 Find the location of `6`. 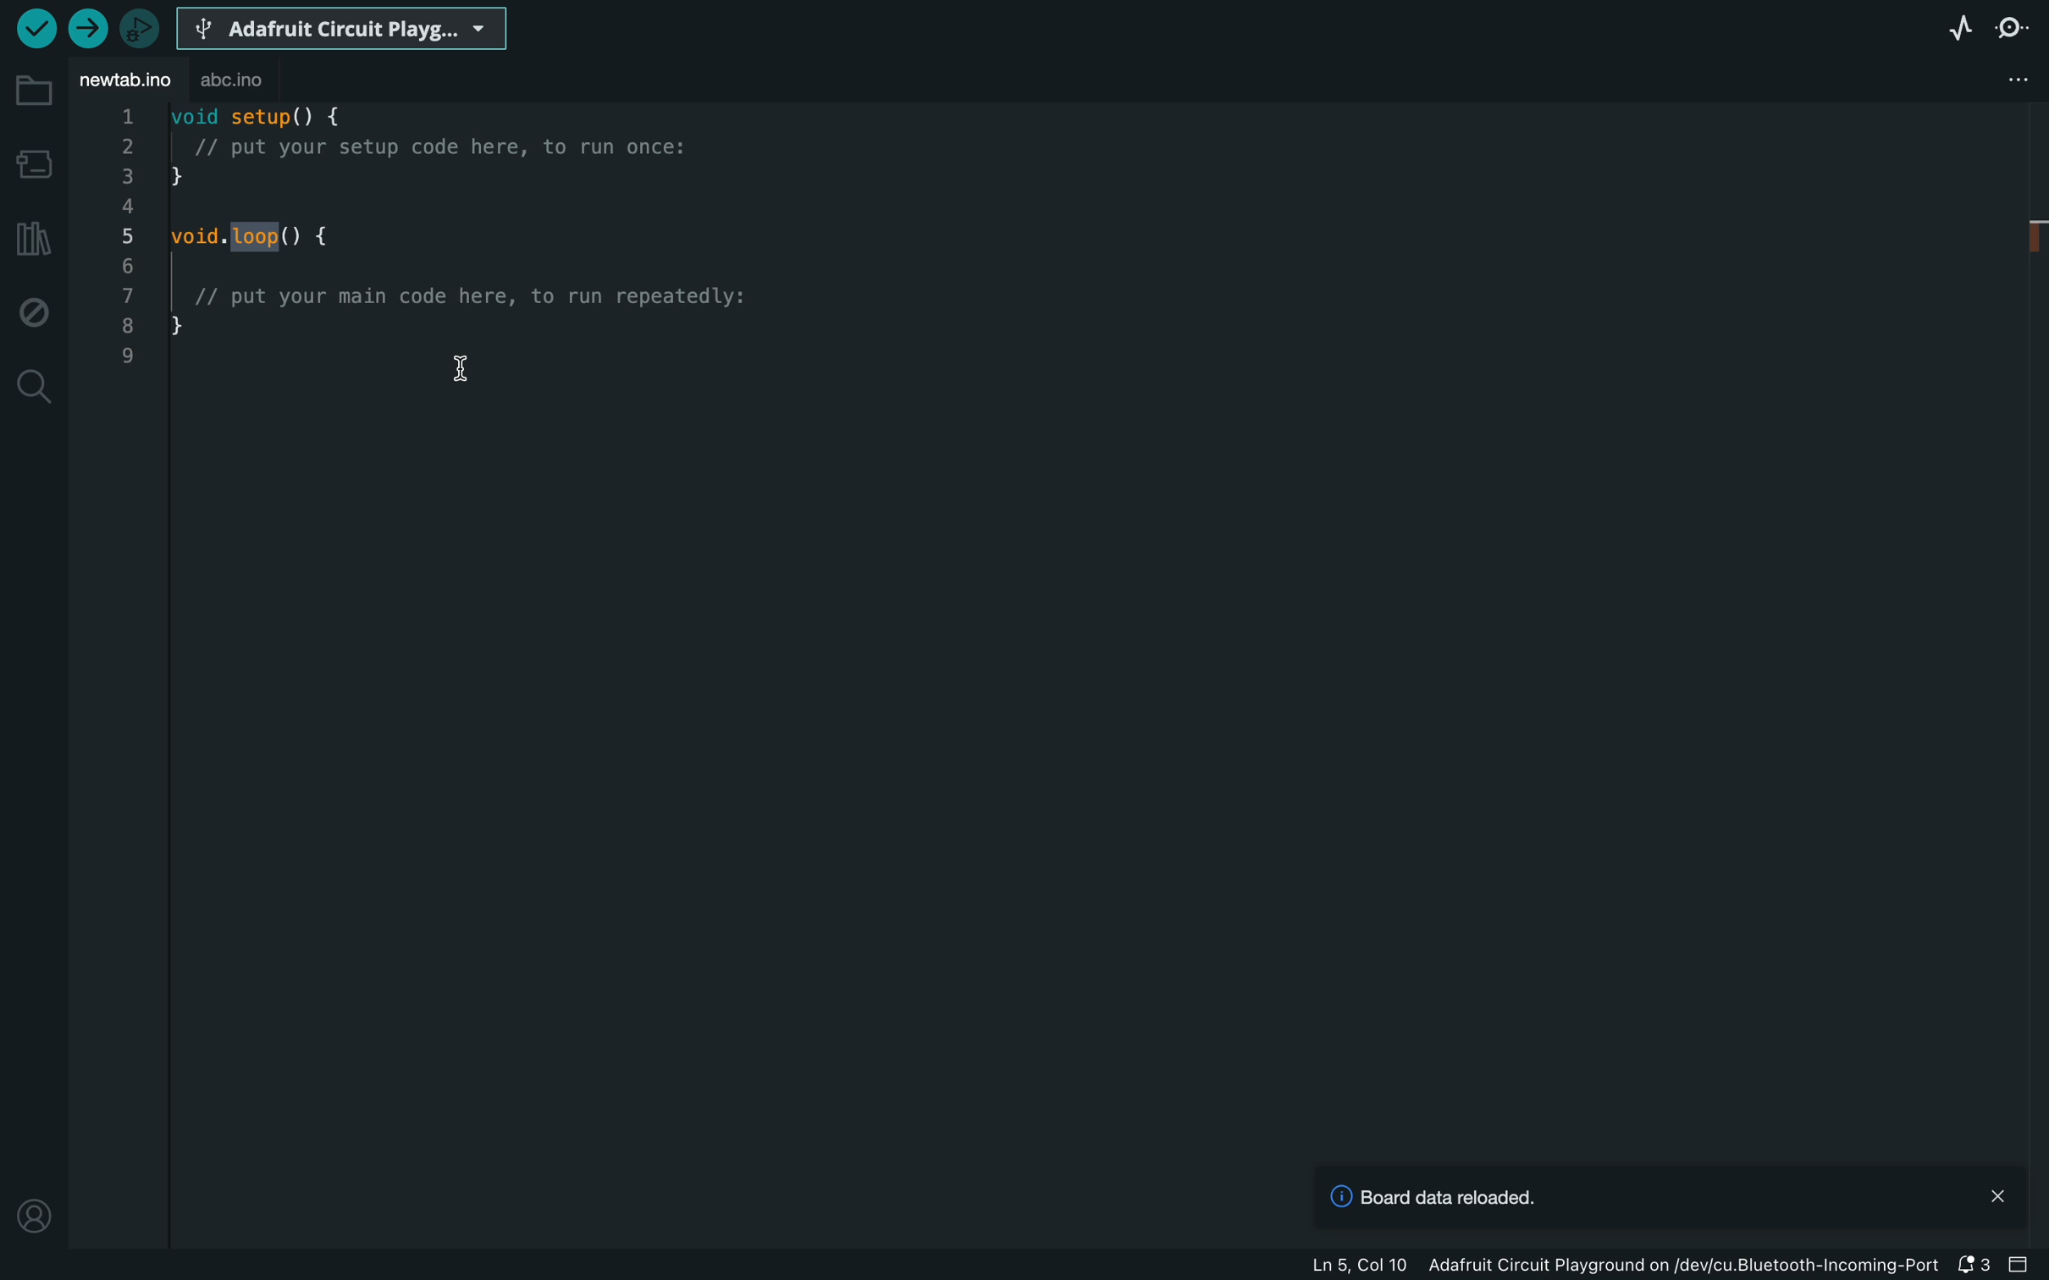

6 is located at coordinates (127, 266).